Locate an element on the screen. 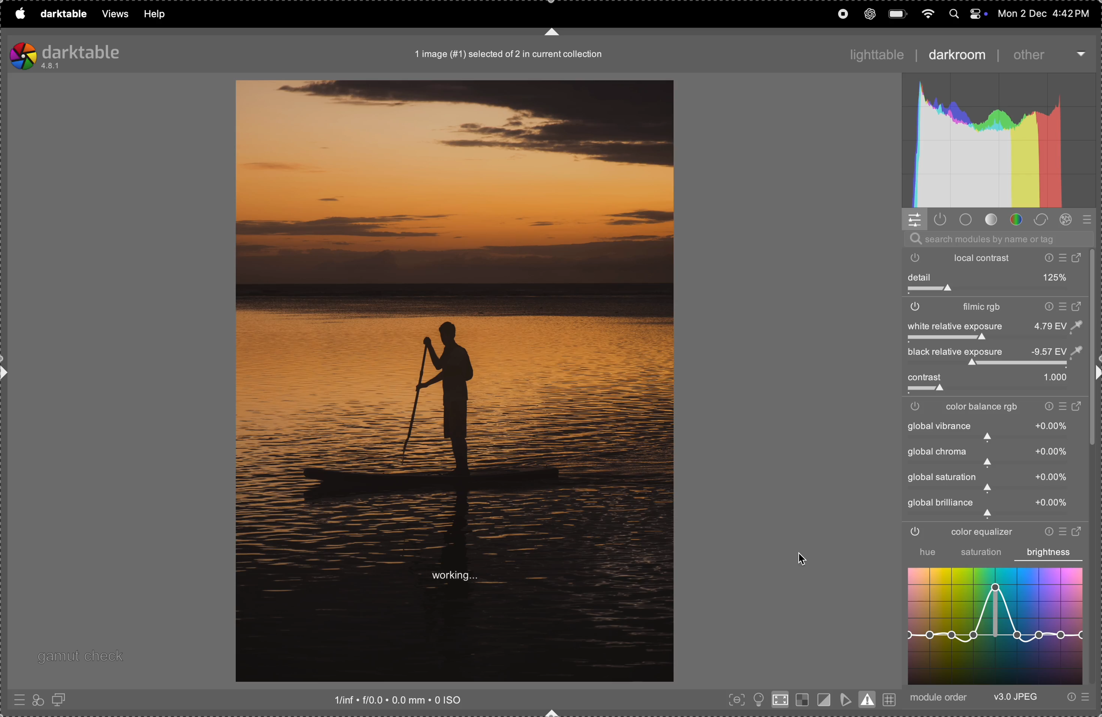  correct is located at coordinates (1044, 219).